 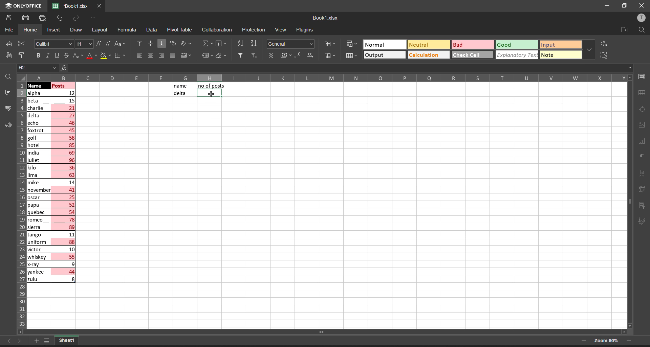 What do you see at coordinates (212, 86) in the screenshot?
I see `no of posts` at bounding box center [212, 86].